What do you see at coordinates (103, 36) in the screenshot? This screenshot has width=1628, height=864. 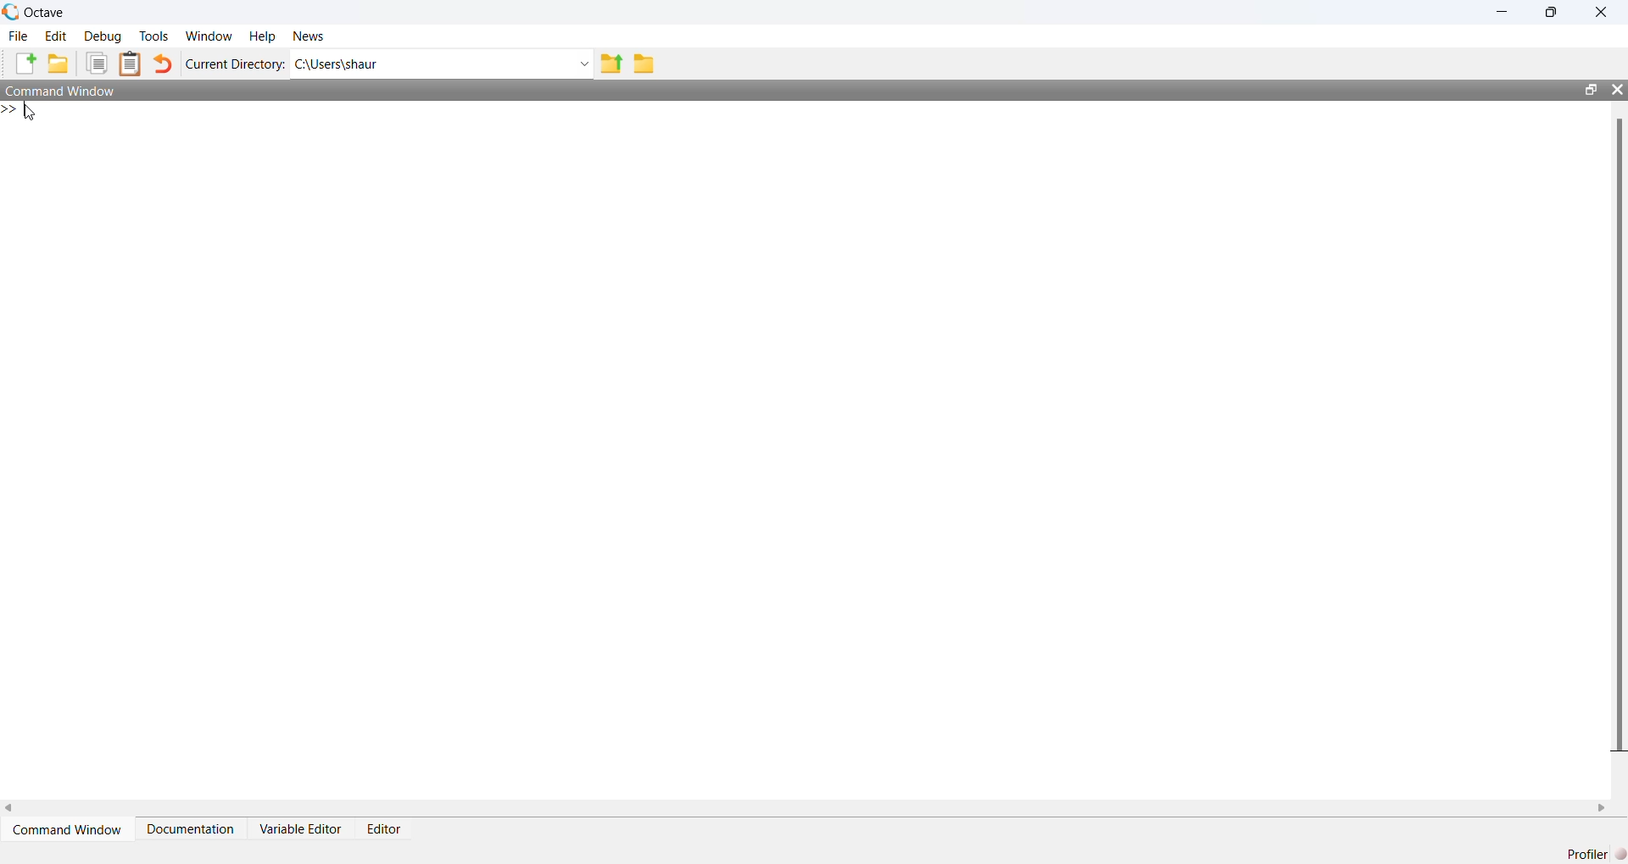 I see `debug` at bounding box center [103, 36].